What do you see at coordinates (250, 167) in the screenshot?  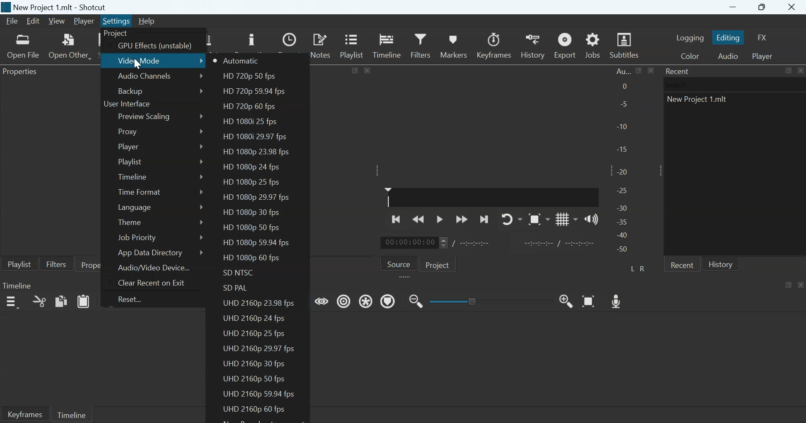 I see `HD 1080p 24fps` at bounding box center [250, 167].